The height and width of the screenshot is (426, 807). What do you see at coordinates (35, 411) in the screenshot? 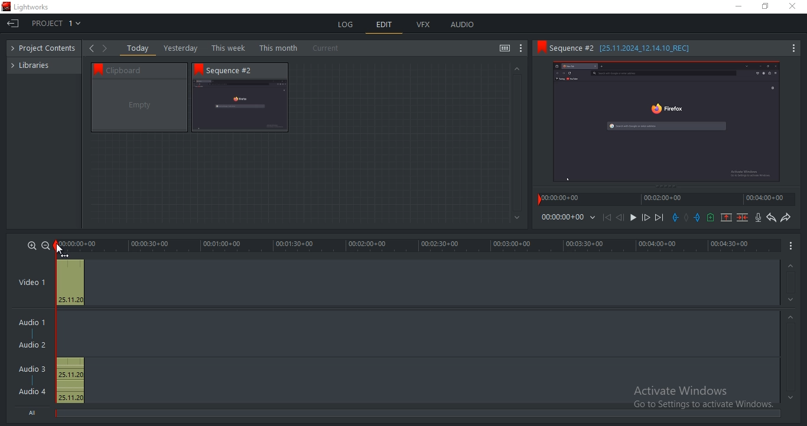
I see `All` at bounding box center [35, 411].